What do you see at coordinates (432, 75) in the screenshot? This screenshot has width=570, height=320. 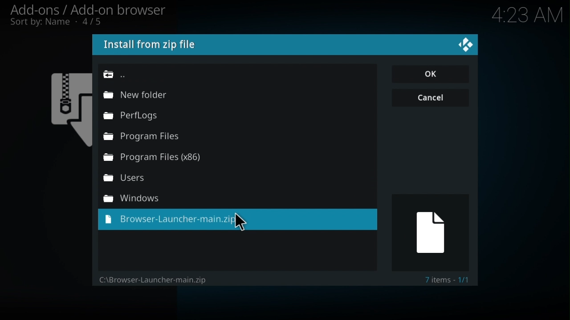 I see `ok` at bounding box center [432, 75].